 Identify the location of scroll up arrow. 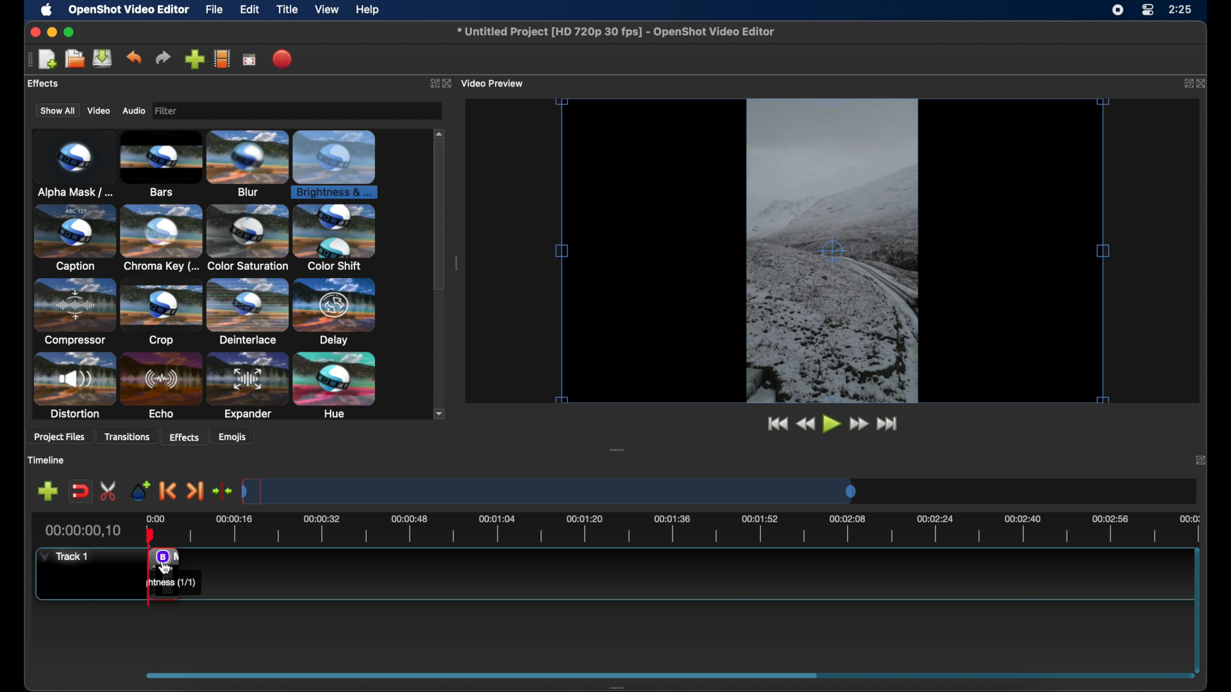
(439, 132).